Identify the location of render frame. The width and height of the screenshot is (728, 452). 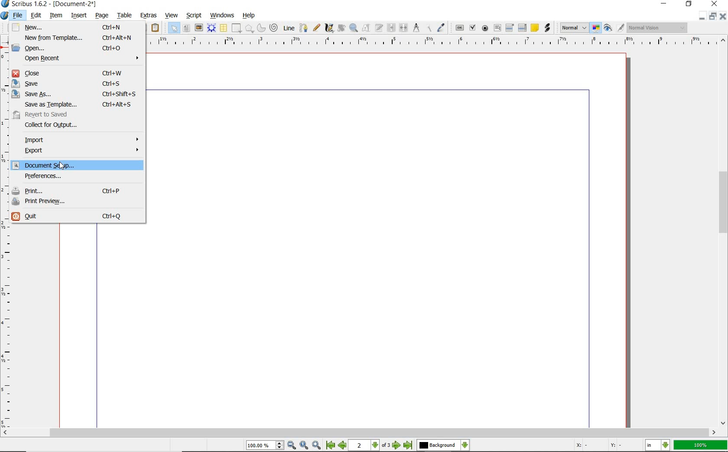
(211, 27).